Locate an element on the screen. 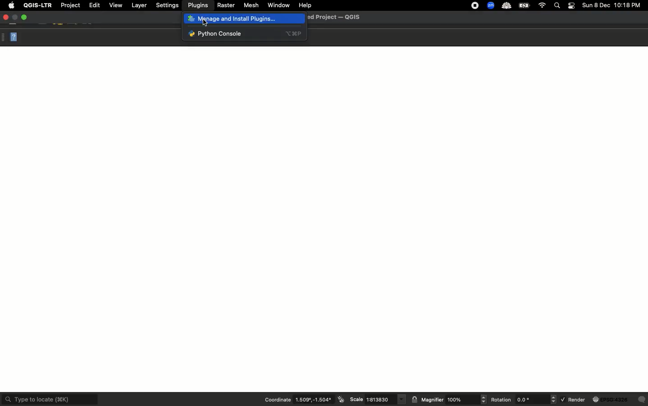 The height and width of the screenshot is (406, 648). Help is located at coordinates (306, 5).